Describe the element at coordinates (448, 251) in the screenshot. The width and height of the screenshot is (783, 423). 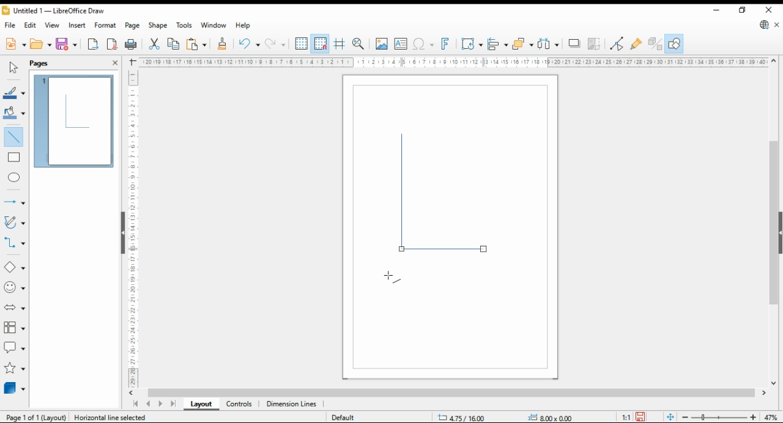
I see `line shape` at that location.